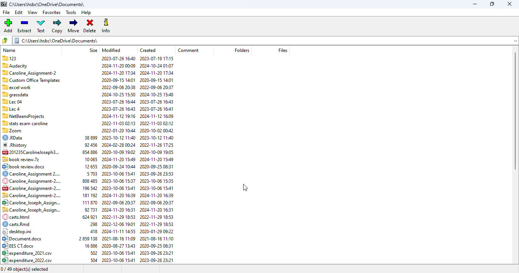  Describe the element at coordinates (515, 111) in the screenshot. I see `vertical scroll bar` at that location.